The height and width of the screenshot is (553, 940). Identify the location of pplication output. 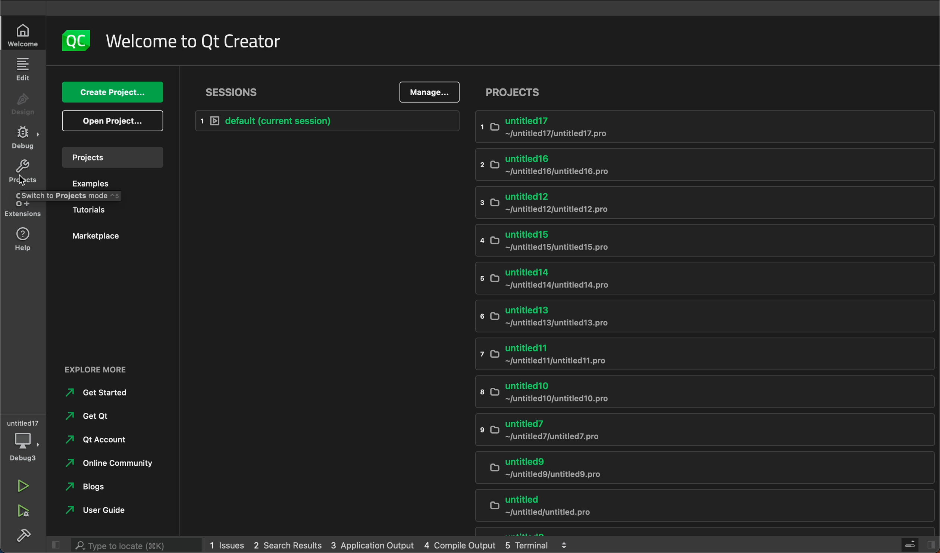
(372, 545).